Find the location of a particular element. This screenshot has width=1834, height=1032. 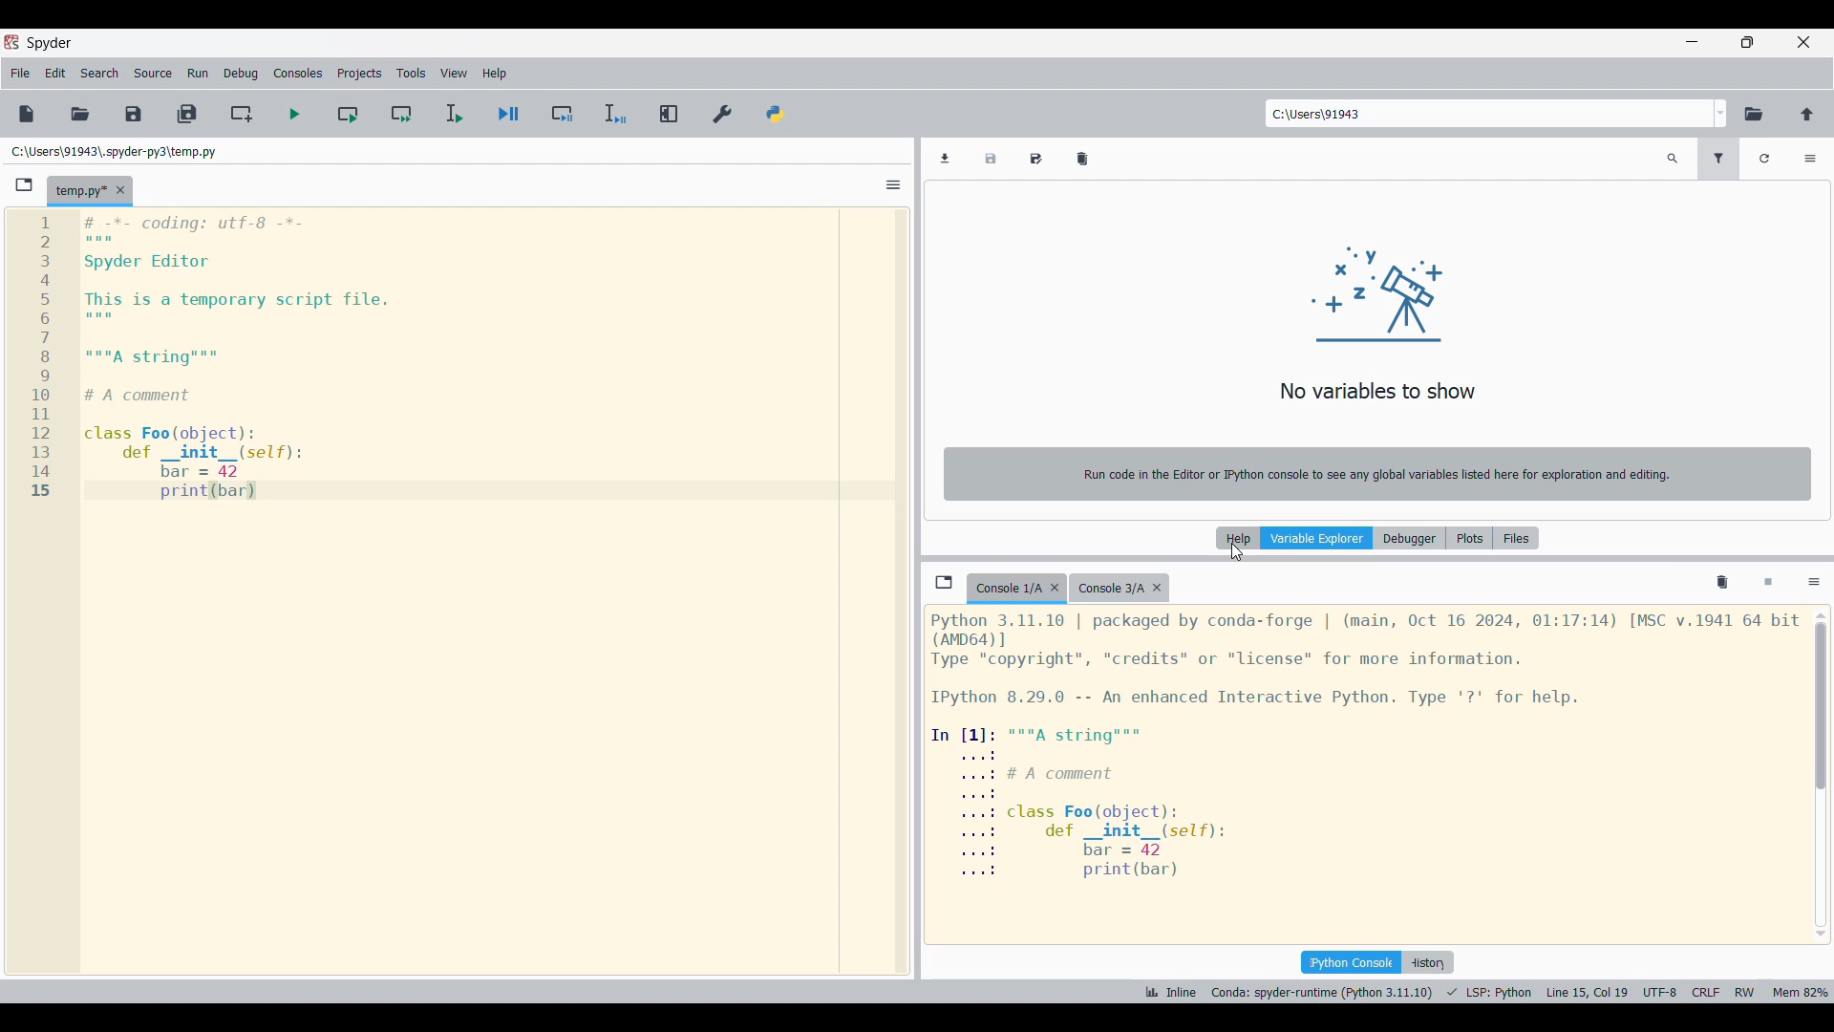

Save data as is located at coordinates (1036, 159).